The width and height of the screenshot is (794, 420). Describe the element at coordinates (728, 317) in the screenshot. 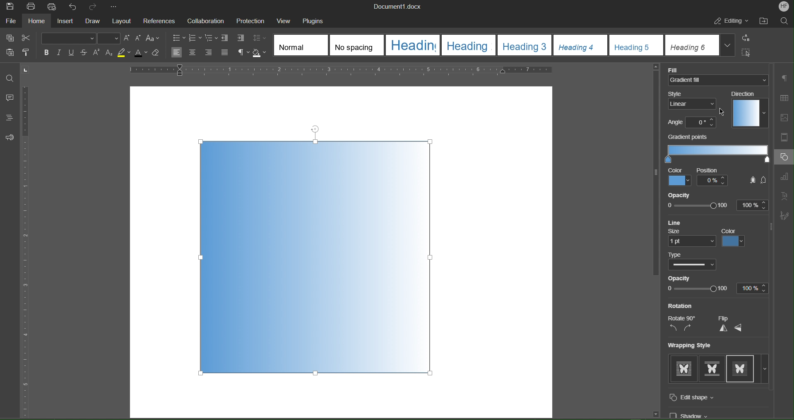

I see `Flip` at that location.